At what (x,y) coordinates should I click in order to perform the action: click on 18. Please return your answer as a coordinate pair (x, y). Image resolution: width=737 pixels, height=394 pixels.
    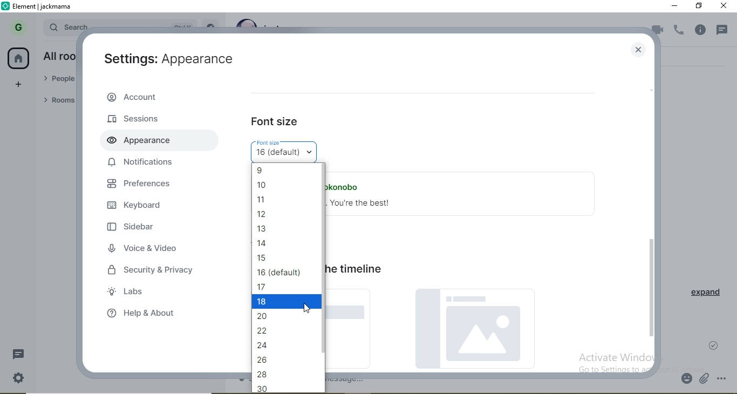
    Looking at the image, I should click on (281, 302).